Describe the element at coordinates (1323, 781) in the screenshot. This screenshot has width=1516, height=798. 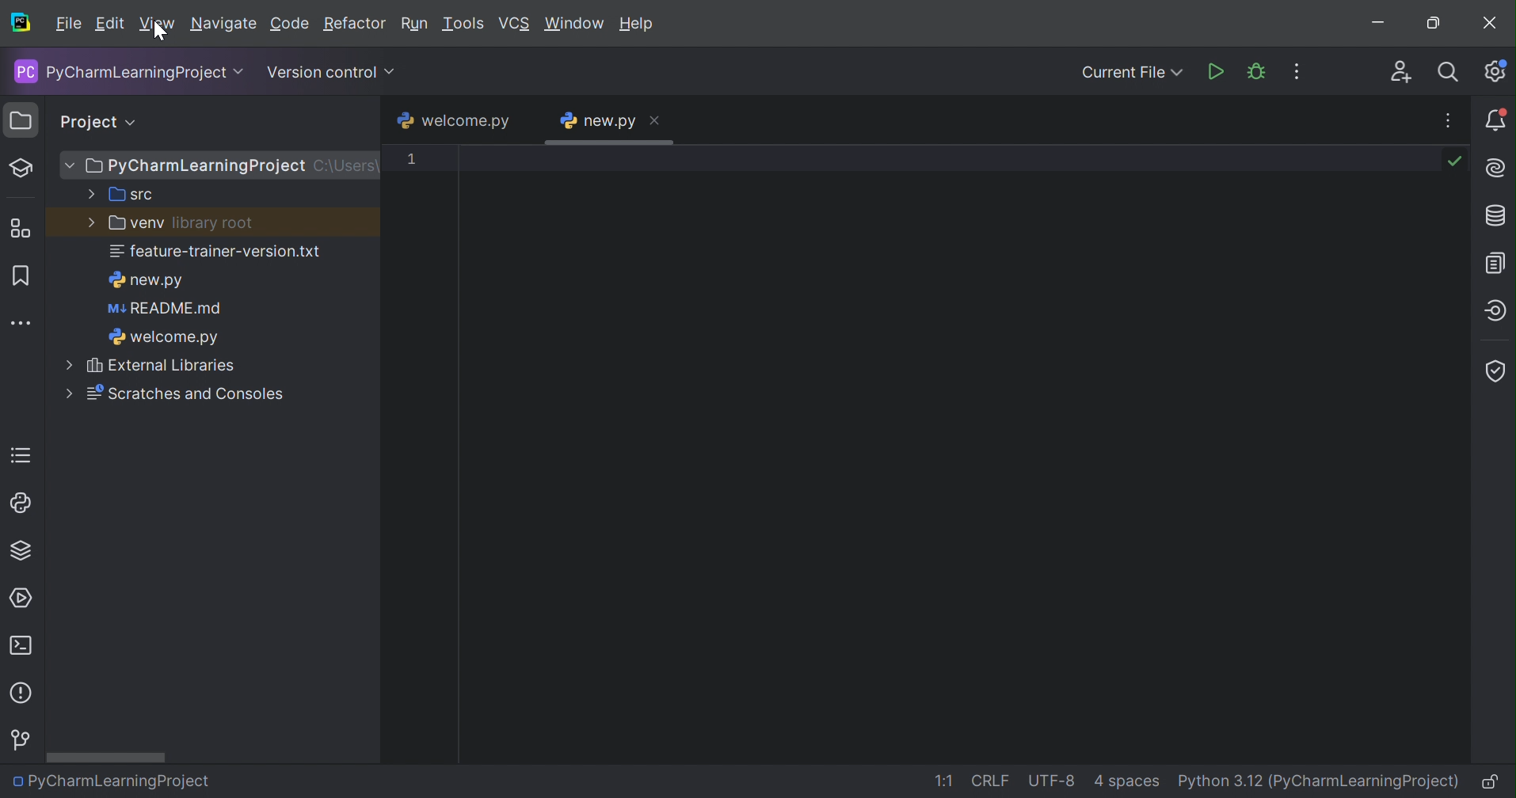
I see `Python 3.12 (PyCharmLearningProject)` at that location.